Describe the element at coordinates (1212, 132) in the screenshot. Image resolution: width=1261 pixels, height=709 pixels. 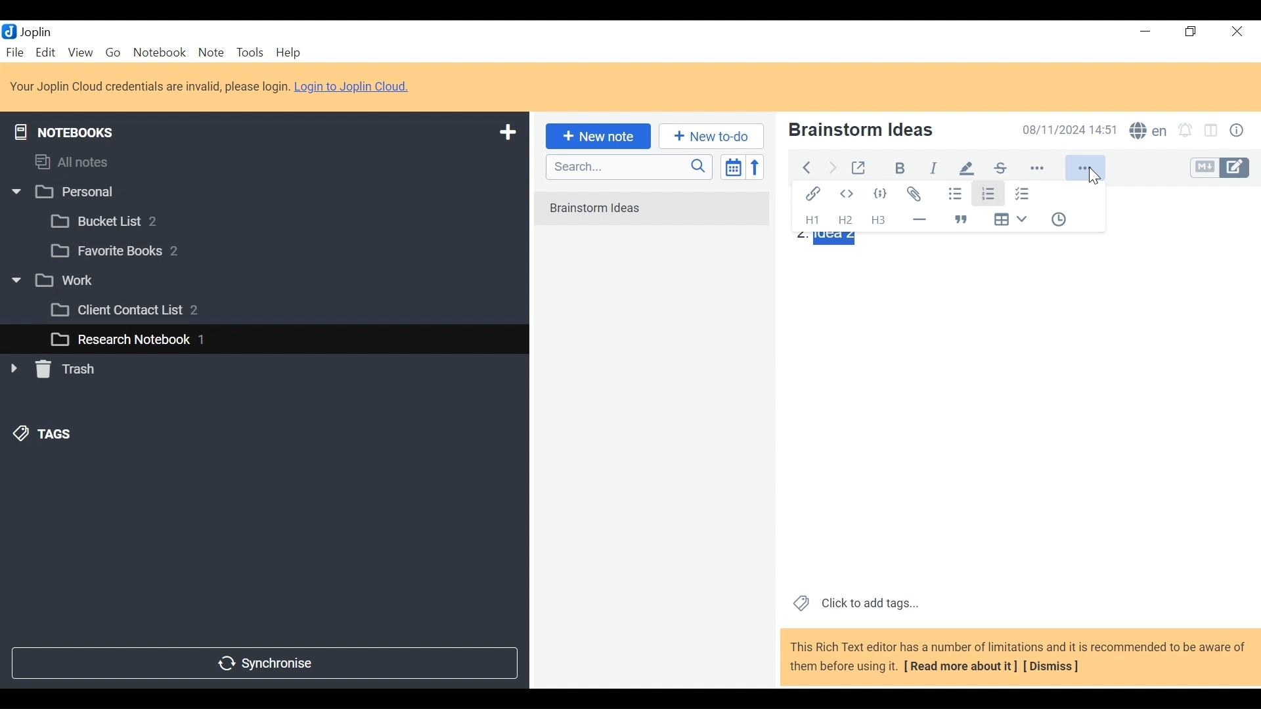
I see `Toggle Editor layout` at that location.